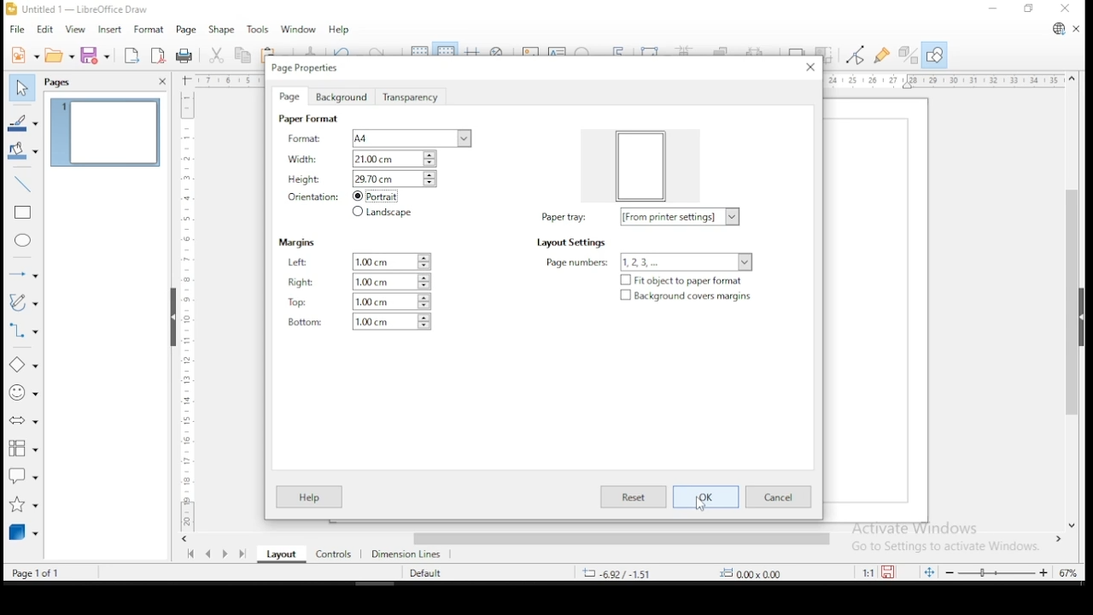 The image size is (1093, 615). Describe the element at coordinates (23, 303) in the screenshot. I see `curves and polygons` at that location.